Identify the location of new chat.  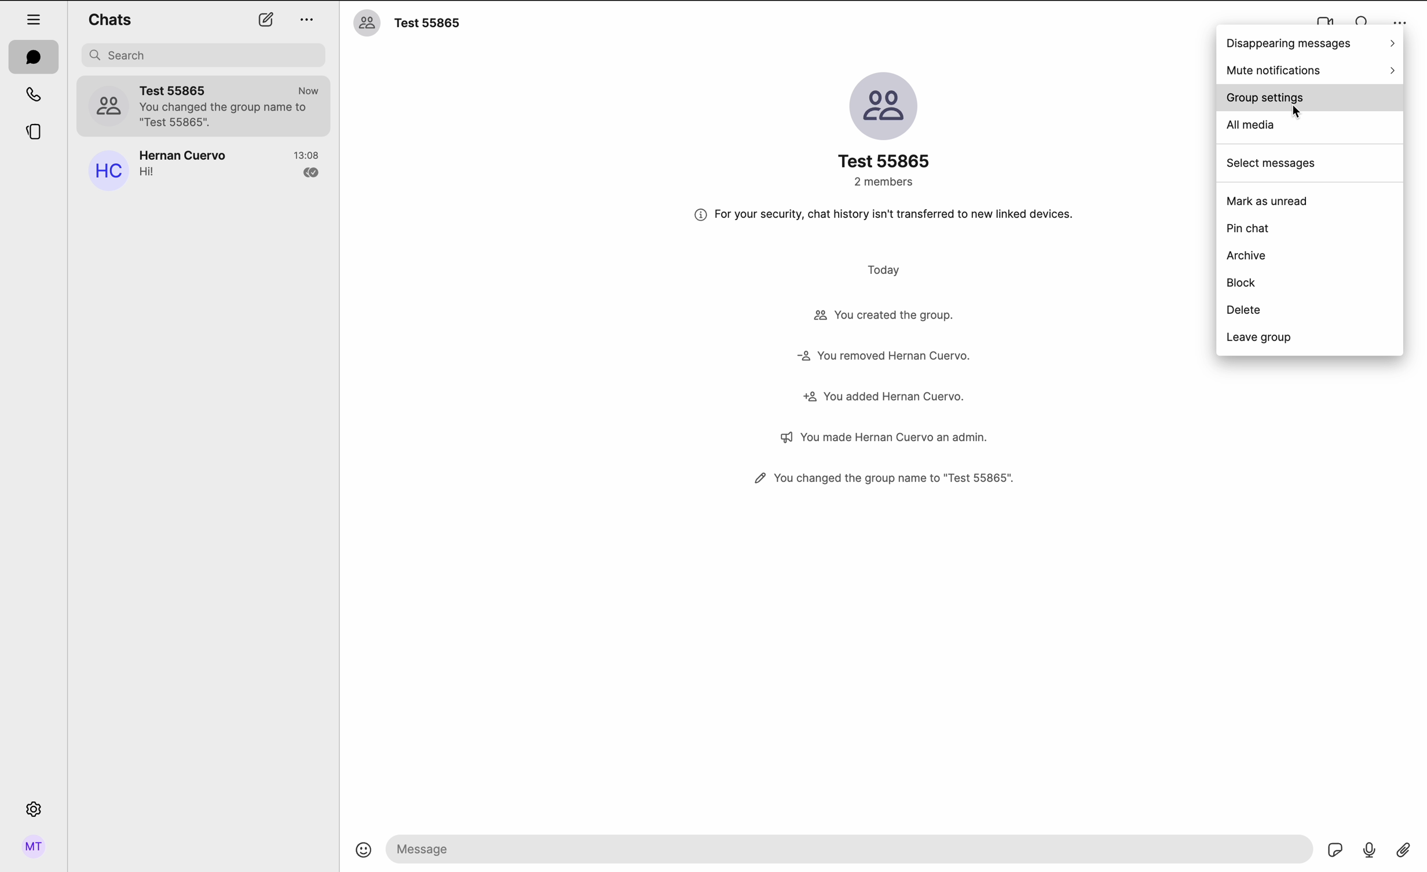
(266, 20).